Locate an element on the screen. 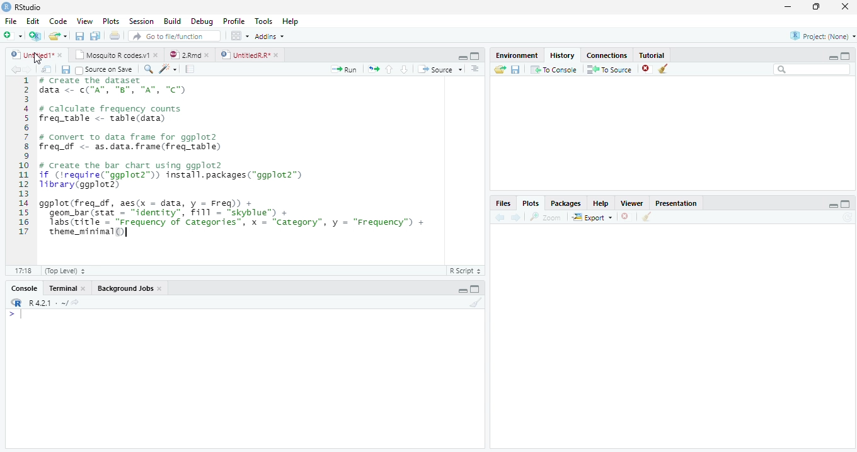 The width and height of the screenshot is (857, 452). Clear Console is located at coordinates (475, 303).